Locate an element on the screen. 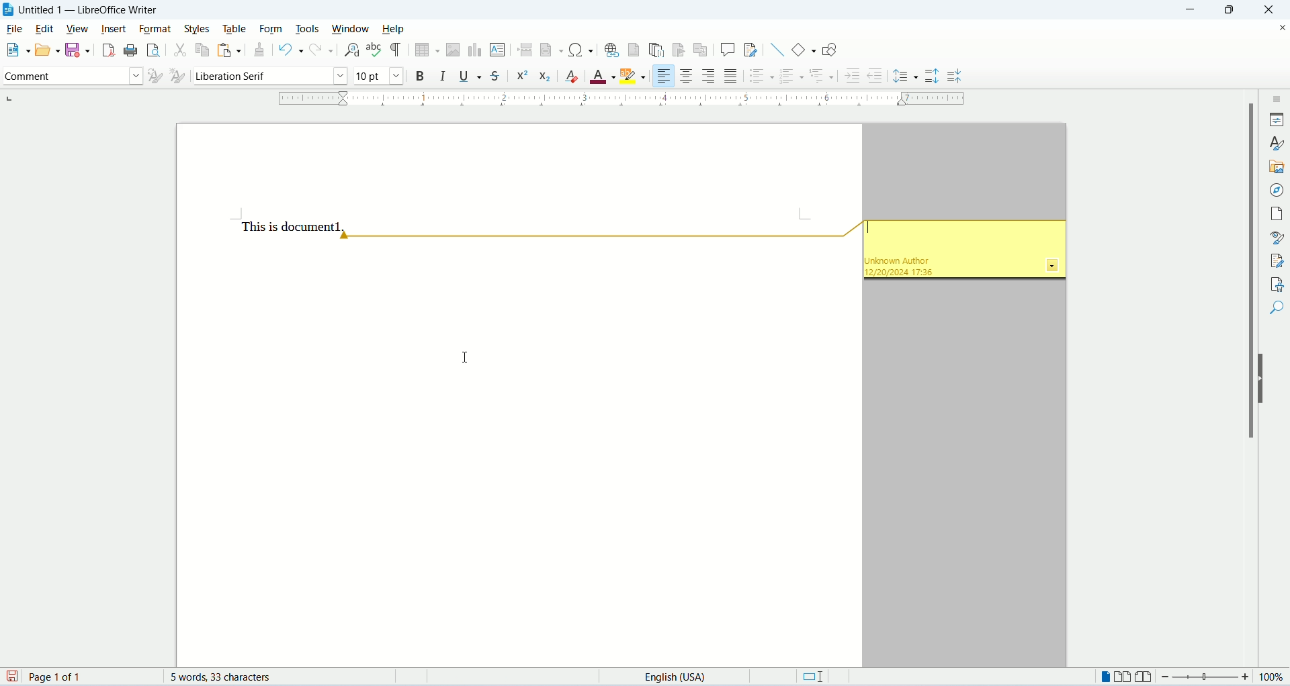 The width and height of the screenshot is (1290, 686). single page view is located at coordinates (1105, 676).